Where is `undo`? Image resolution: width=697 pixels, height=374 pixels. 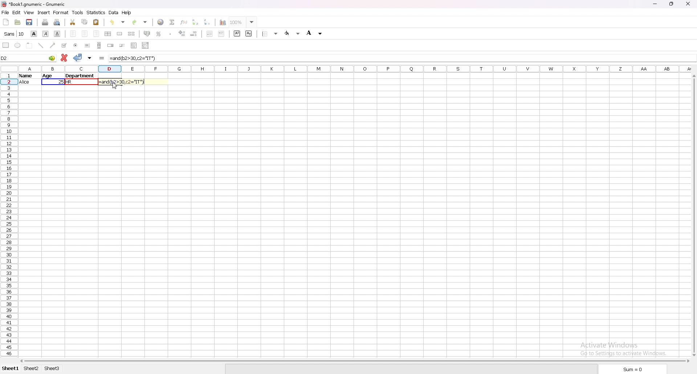
undo is located at coordinates (118, 22).